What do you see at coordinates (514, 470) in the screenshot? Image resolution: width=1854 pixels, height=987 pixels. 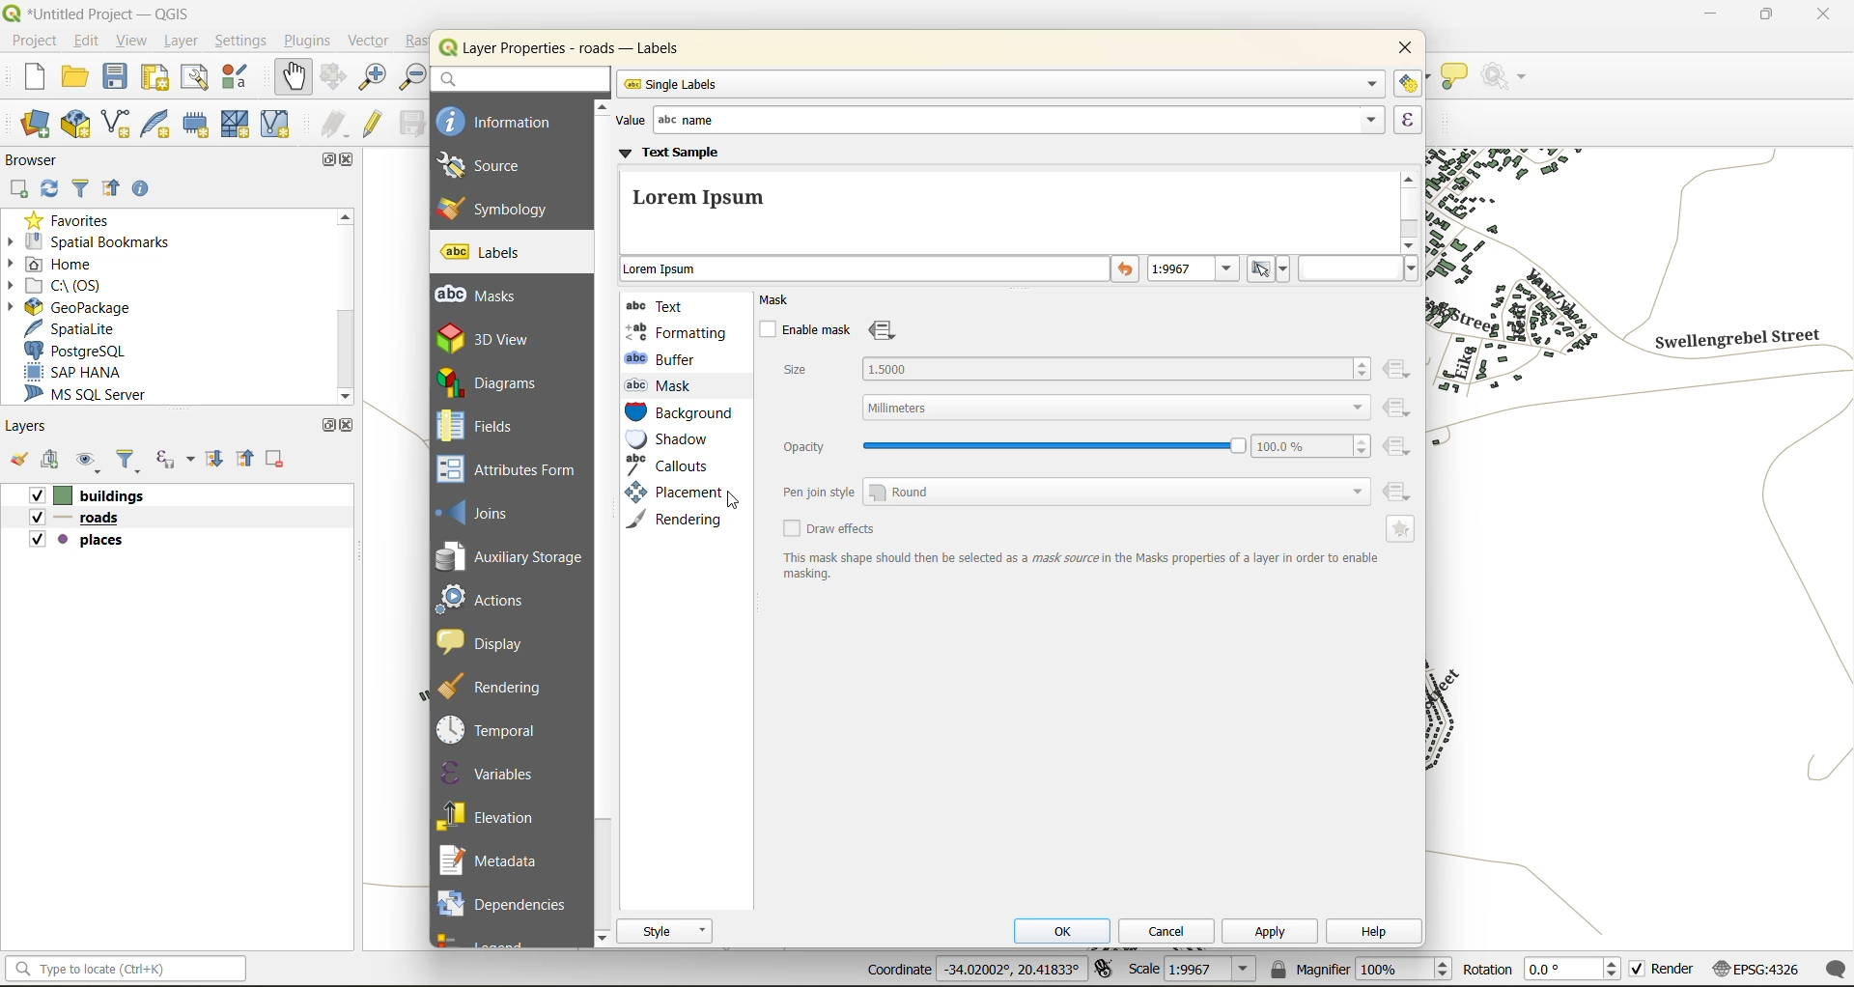 I see `attributes form` at bounding box center [514, 470].